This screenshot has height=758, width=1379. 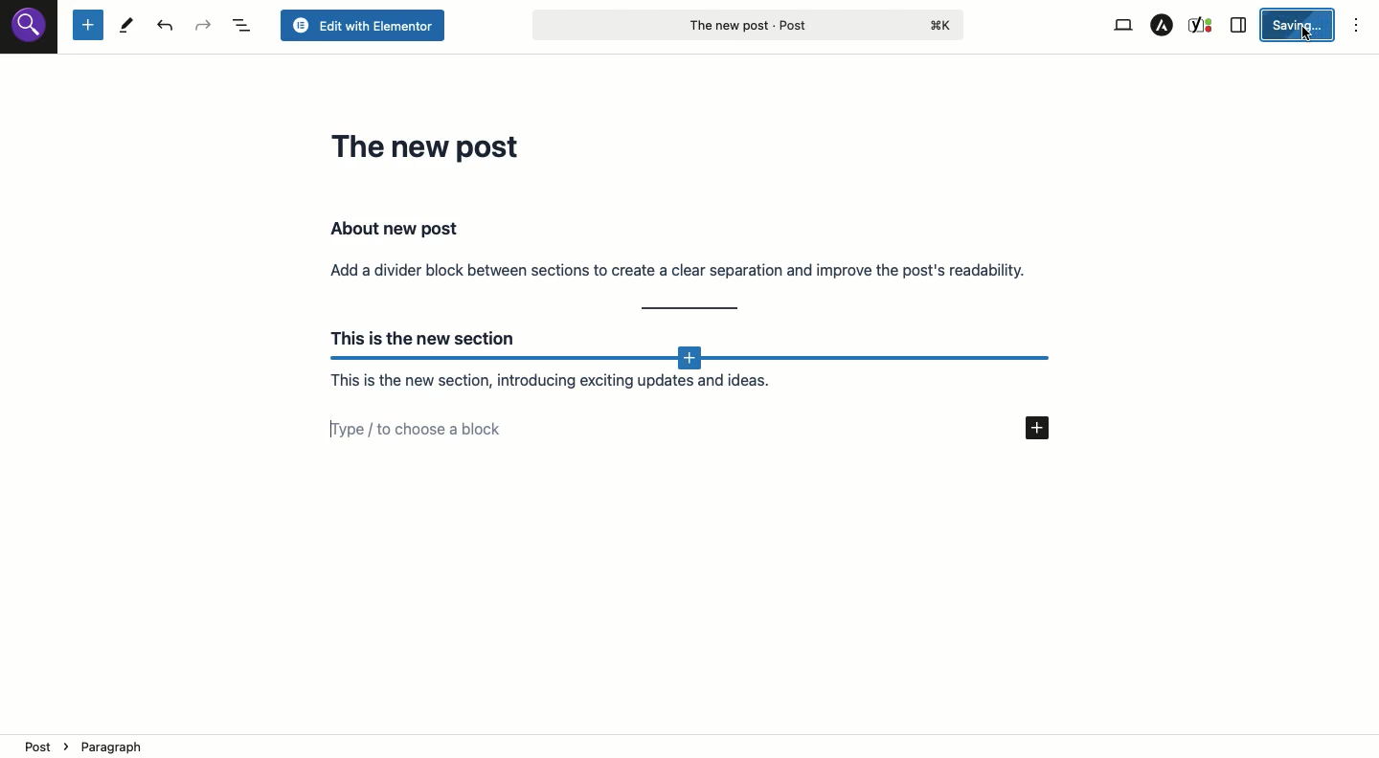 I want to click on Separator, so click(x=691, y=309).